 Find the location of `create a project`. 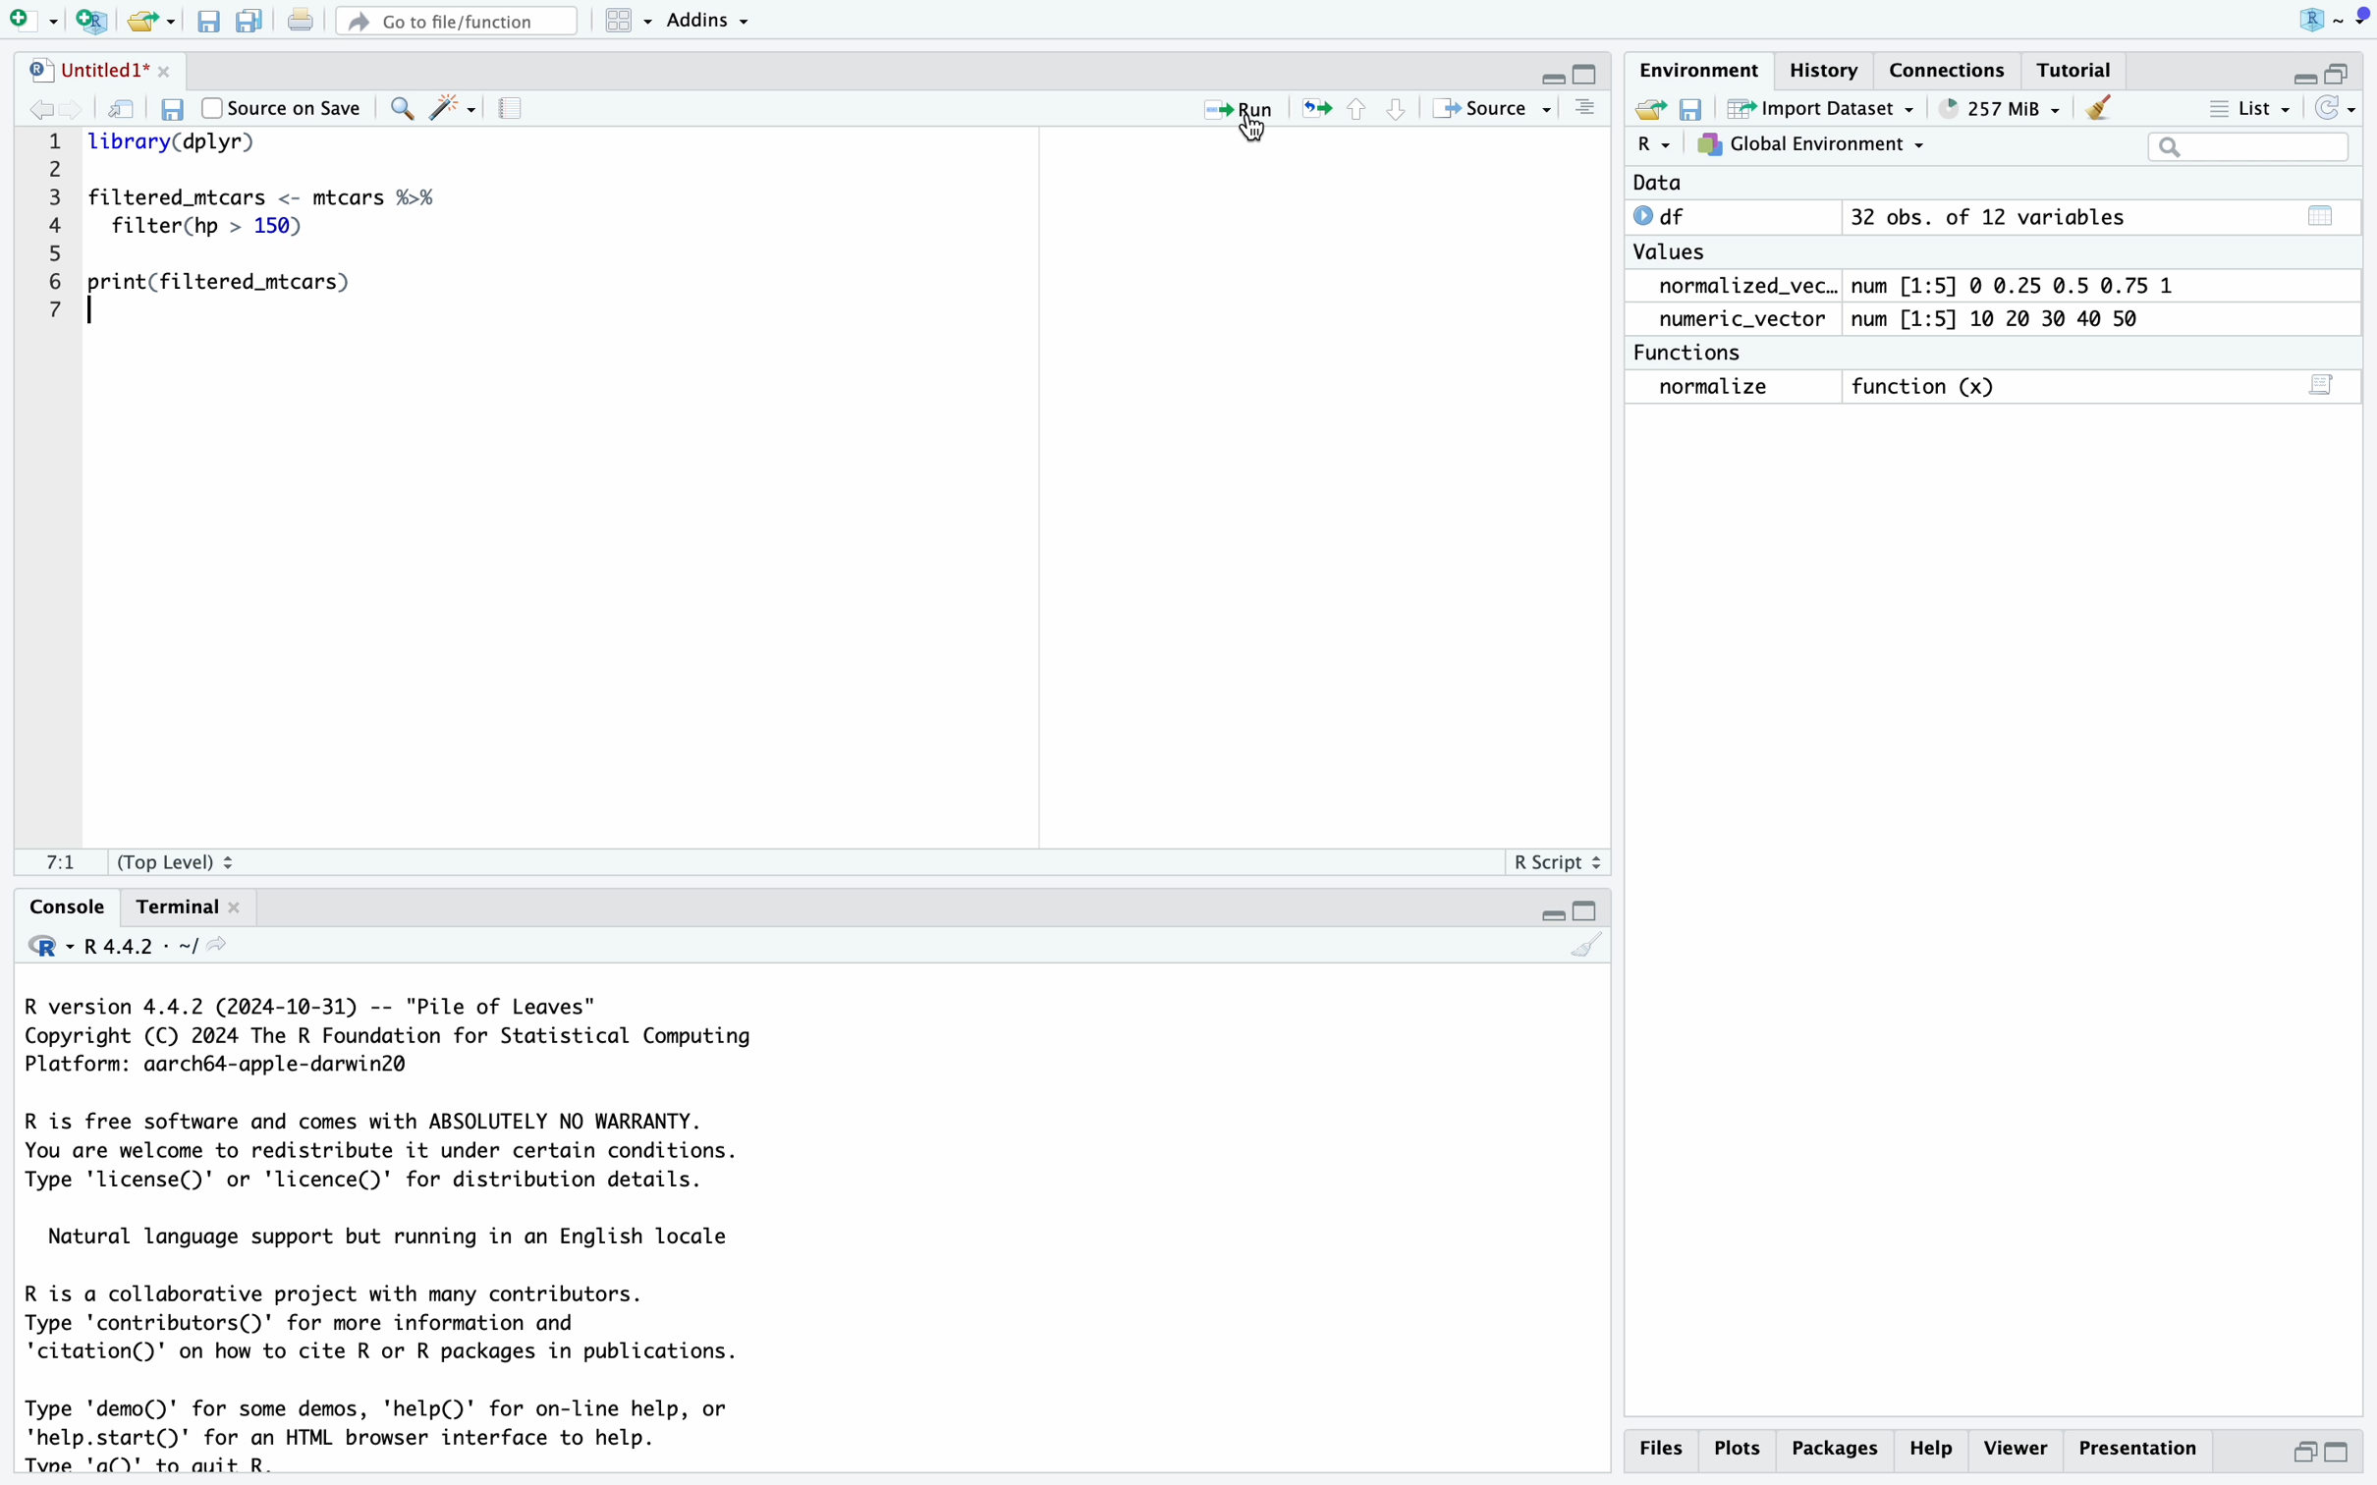

create a project is located at coordinates (90, 23).